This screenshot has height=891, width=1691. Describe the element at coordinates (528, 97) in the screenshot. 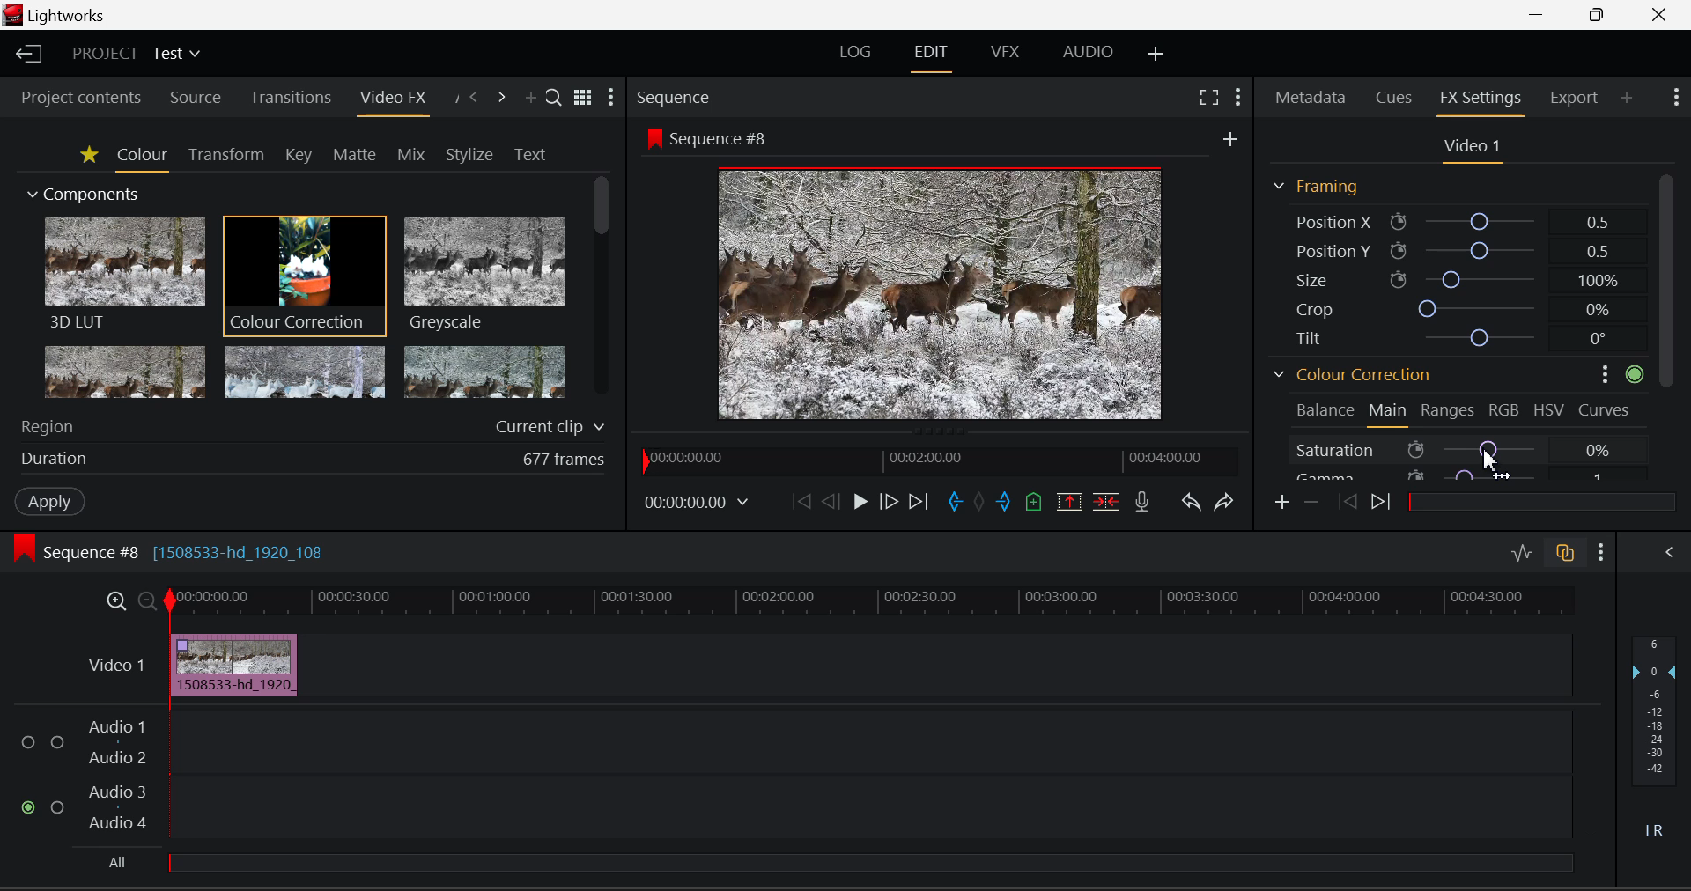

I see `Add Panel` at that location.